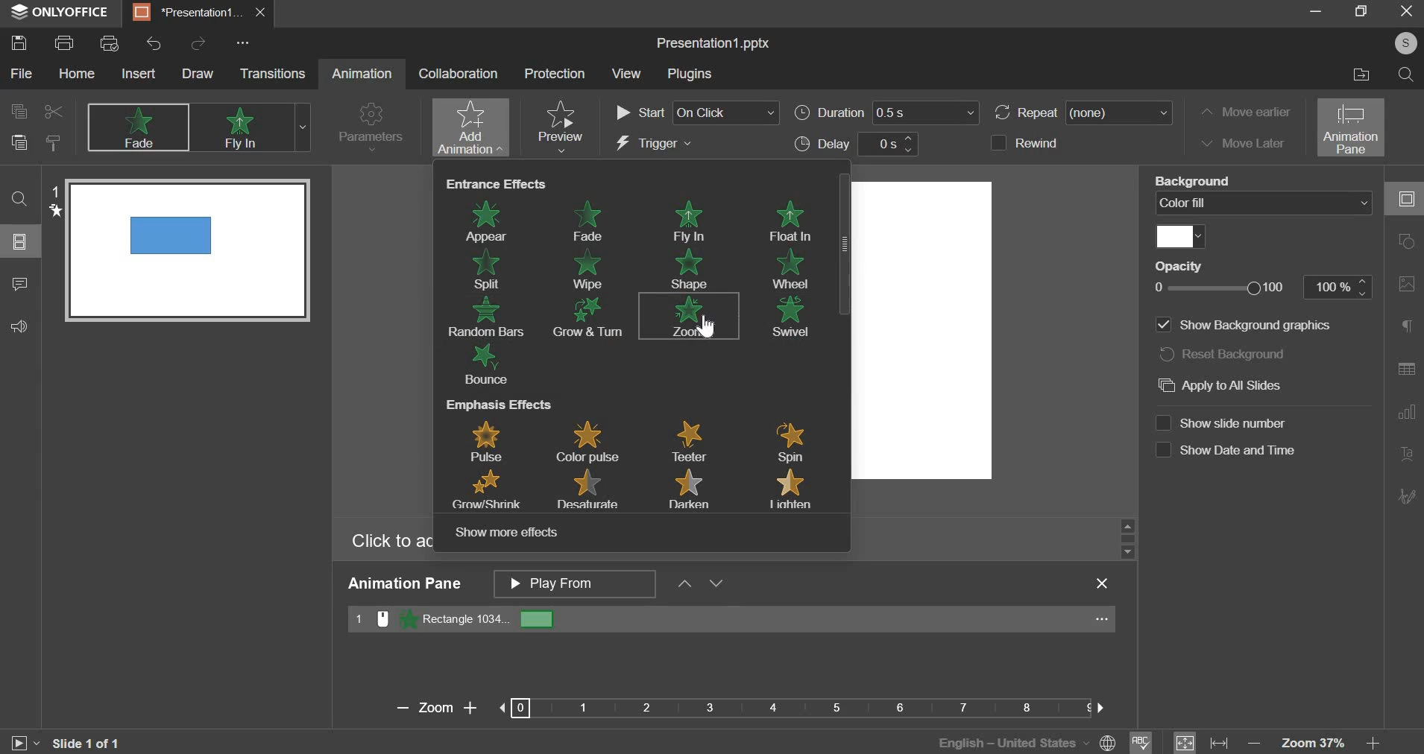 The width and height of the screenshot is (1424, 754). I want to click on Apply to All Slides, so click(1225, 389).